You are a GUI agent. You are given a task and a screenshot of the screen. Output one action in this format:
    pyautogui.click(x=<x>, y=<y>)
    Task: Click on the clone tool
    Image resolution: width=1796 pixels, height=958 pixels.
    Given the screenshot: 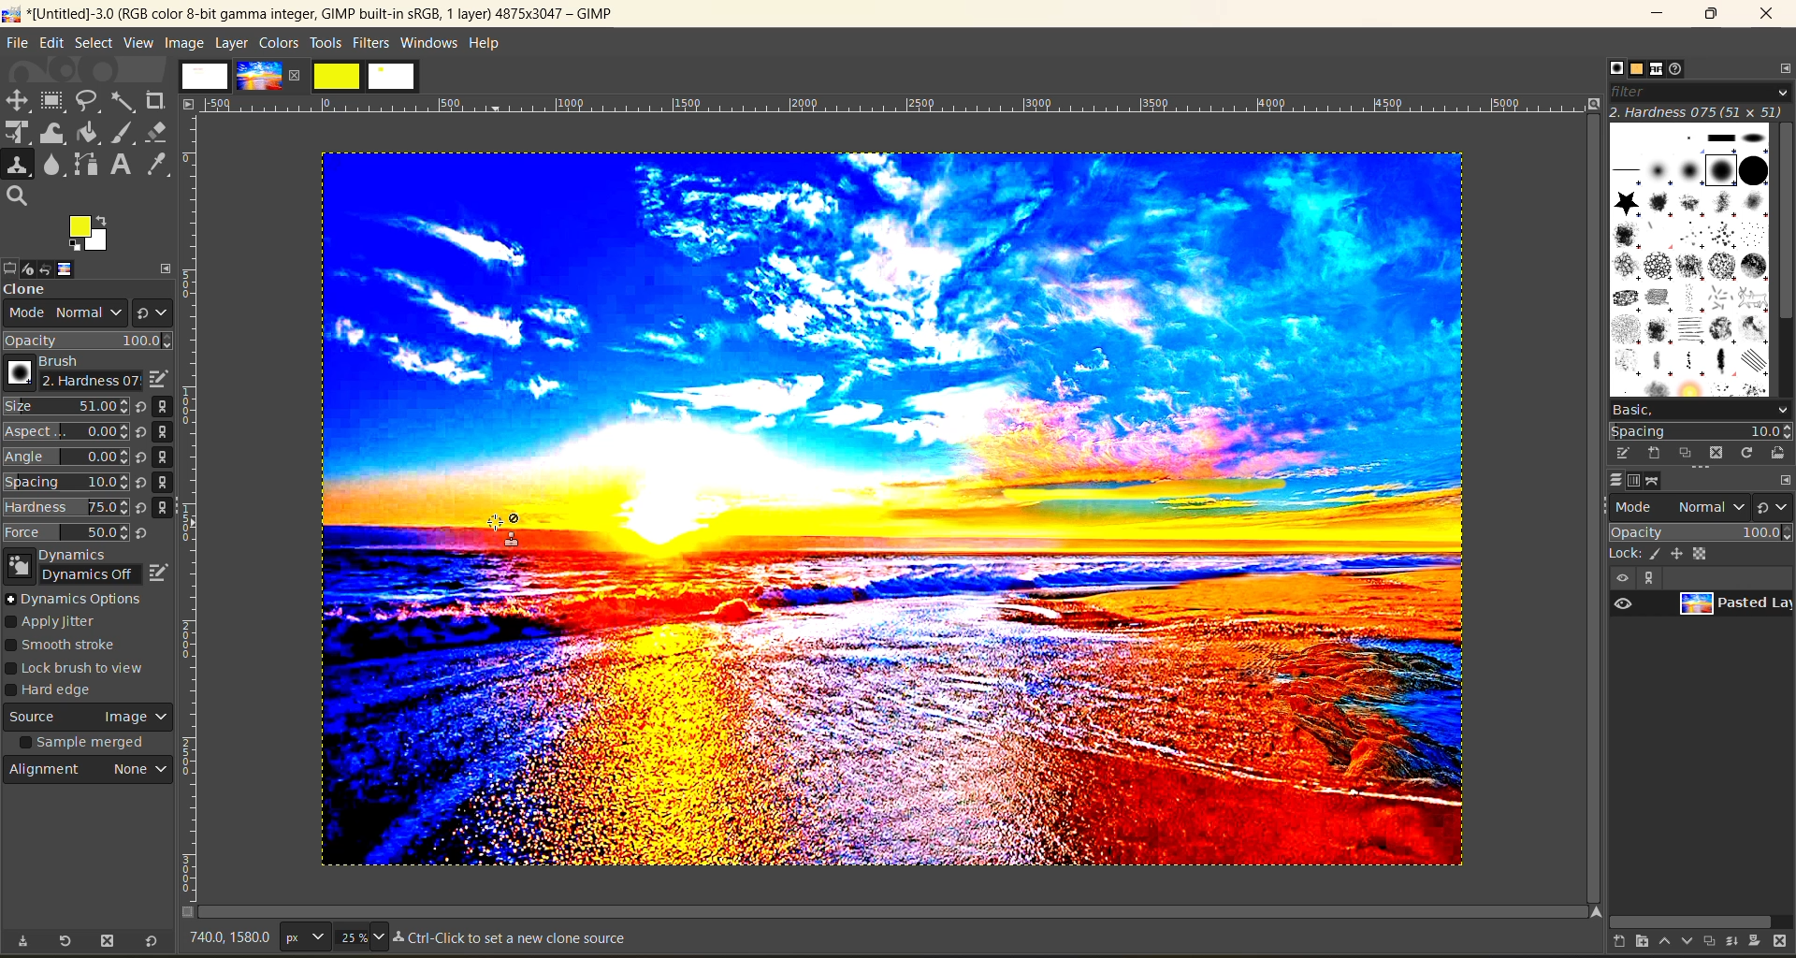 What is the action you would take?
    pyautogui.click(x=18, y=166)
    